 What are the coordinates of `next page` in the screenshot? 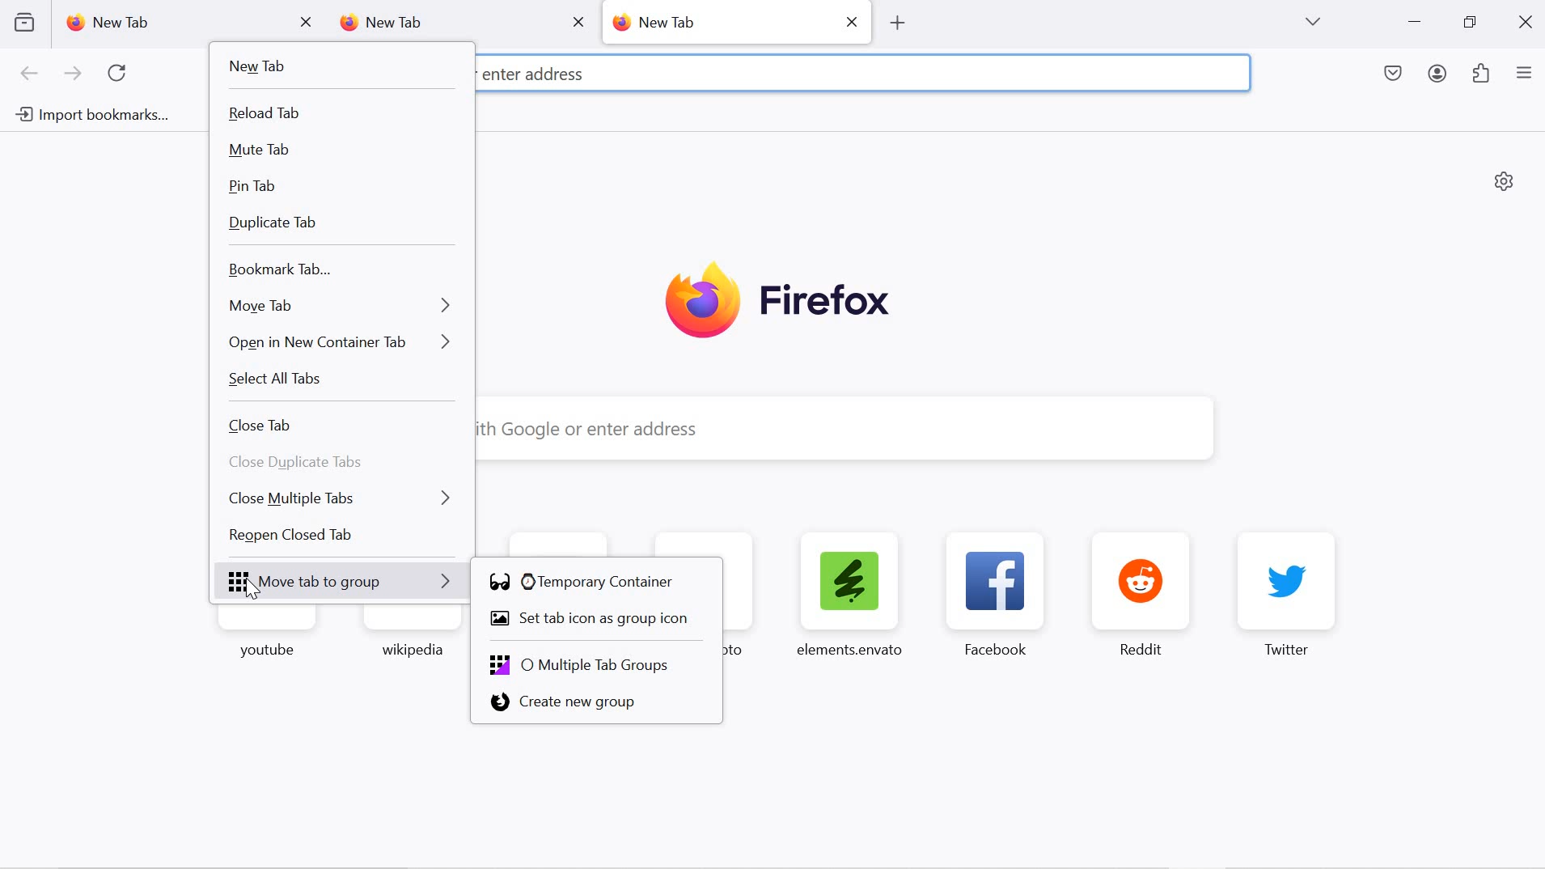 It's located at (73, 75).